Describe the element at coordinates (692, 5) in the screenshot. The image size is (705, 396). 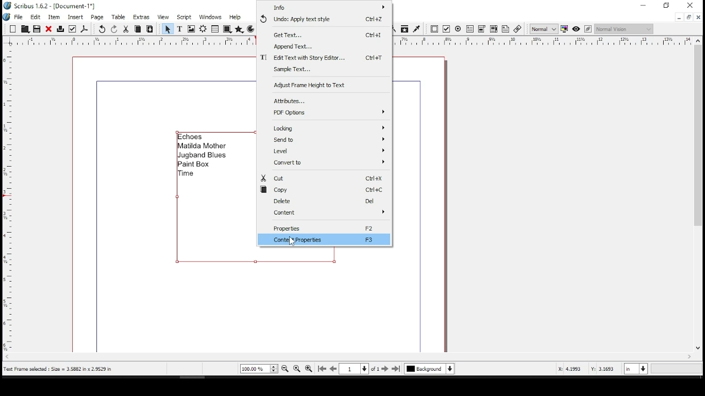
I see `close window` at that location.